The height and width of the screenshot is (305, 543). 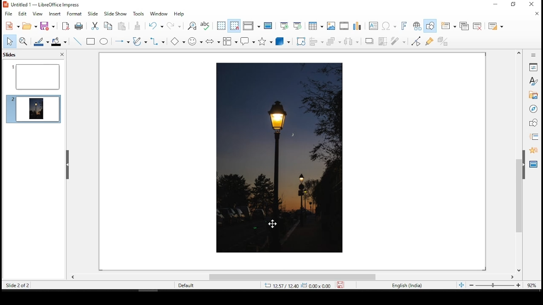 I want to click on duplicate slide, so click(x=465, y=27).